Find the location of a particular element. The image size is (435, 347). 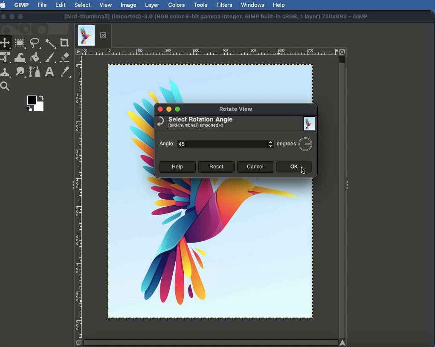

current Tab is located at coordinates (86, 35).